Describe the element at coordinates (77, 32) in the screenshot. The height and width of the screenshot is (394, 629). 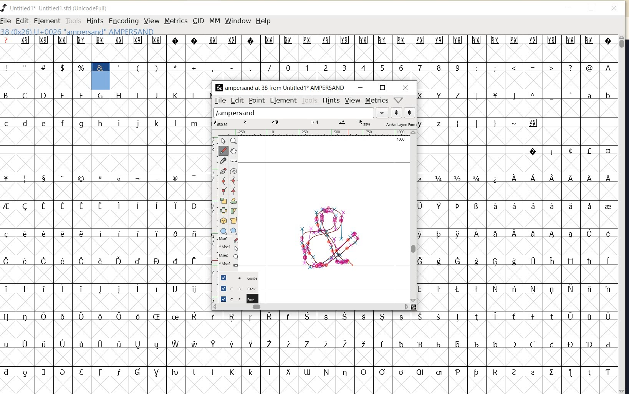
I see `GLYPHY INFO` at that location.